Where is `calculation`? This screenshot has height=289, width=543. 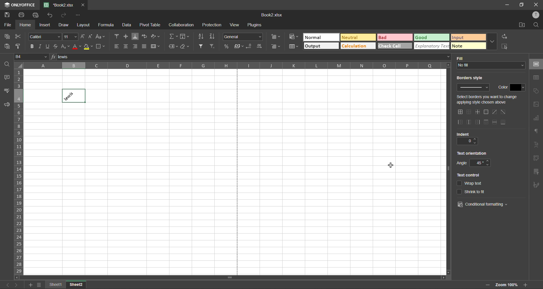
calculation is located at coordinates (357, 46).